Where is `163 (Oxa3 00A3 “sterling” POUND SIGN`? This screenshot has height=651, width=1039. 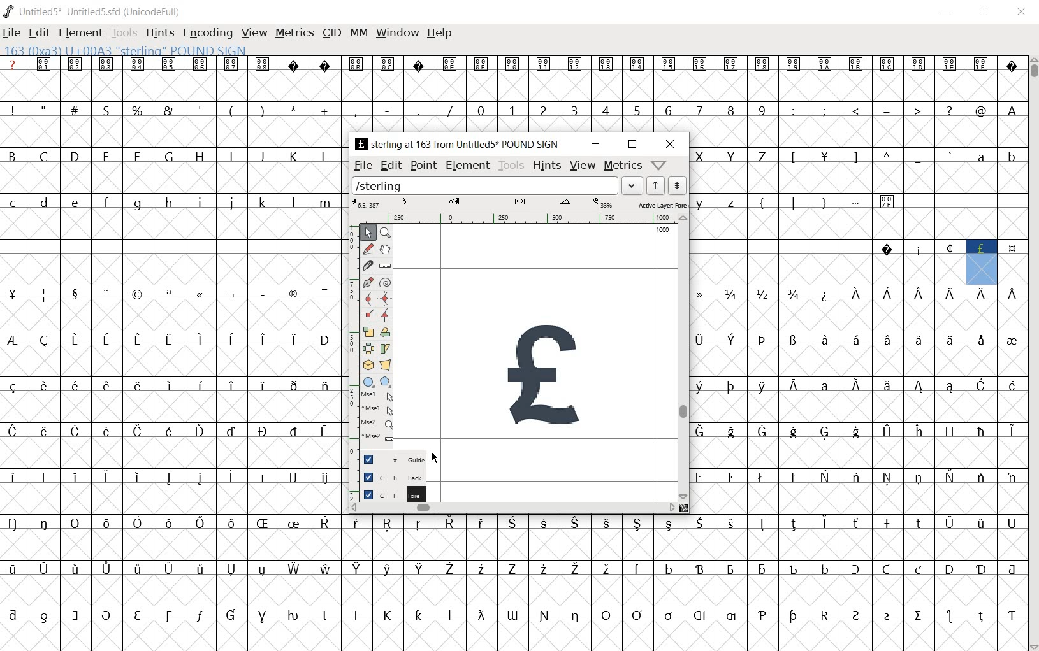
163 (Oxa3 00A3 “sterling” POUND SIGN is located at coordinates (130, 49).